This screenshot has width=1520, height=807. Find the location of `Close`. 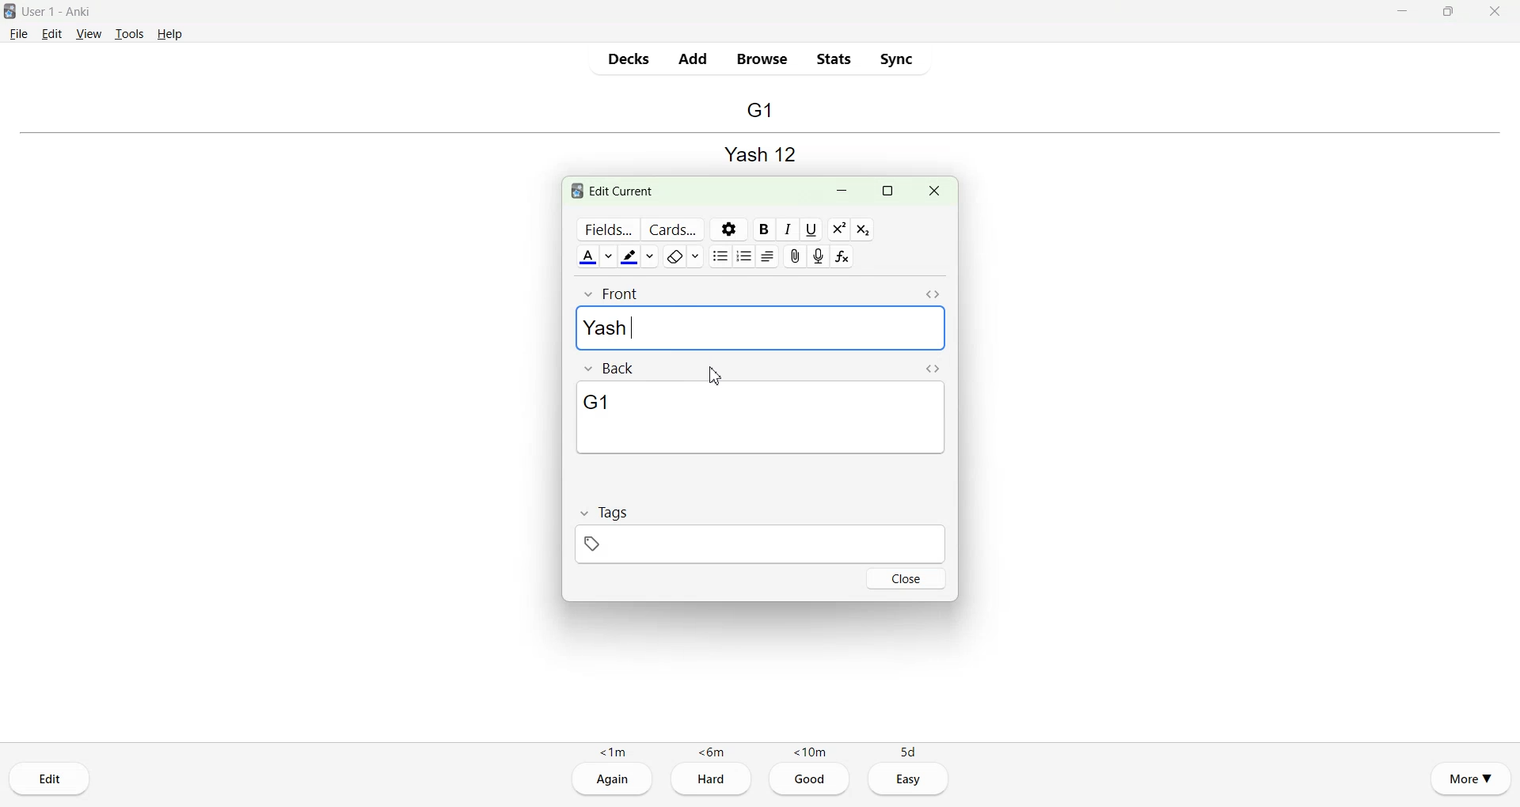

Close is located at coordinates (933, 191).